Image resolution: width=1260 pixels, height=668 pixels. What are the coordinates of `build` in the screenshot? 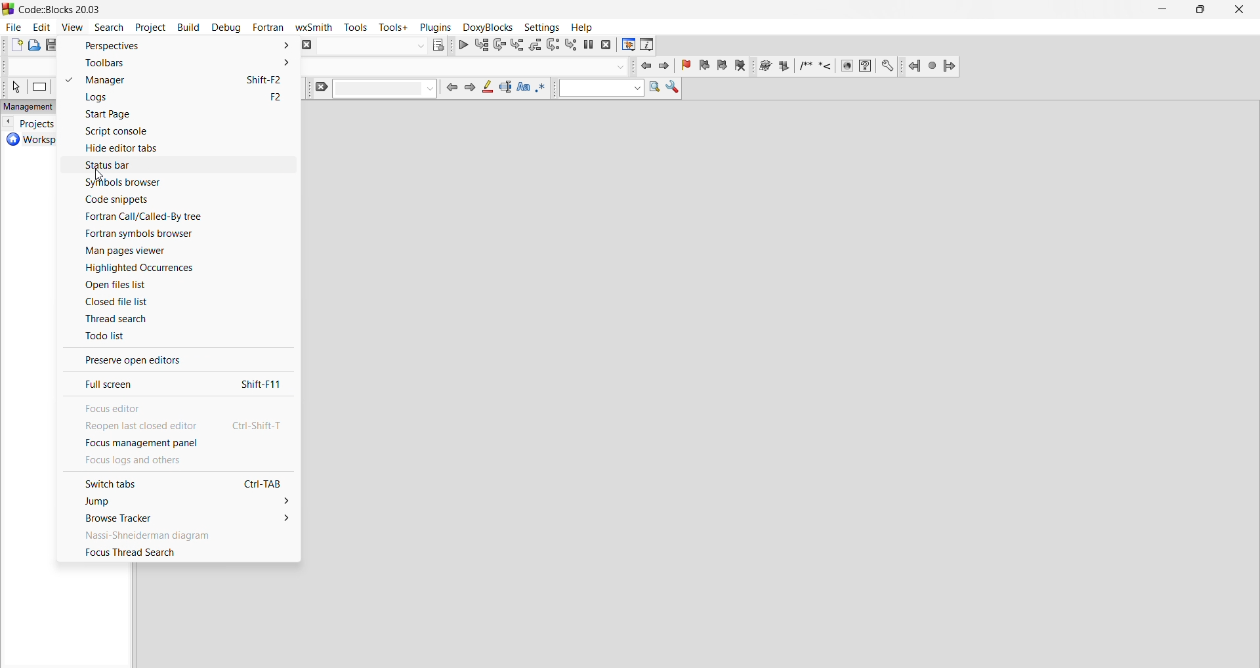 It's located at (190, 28).